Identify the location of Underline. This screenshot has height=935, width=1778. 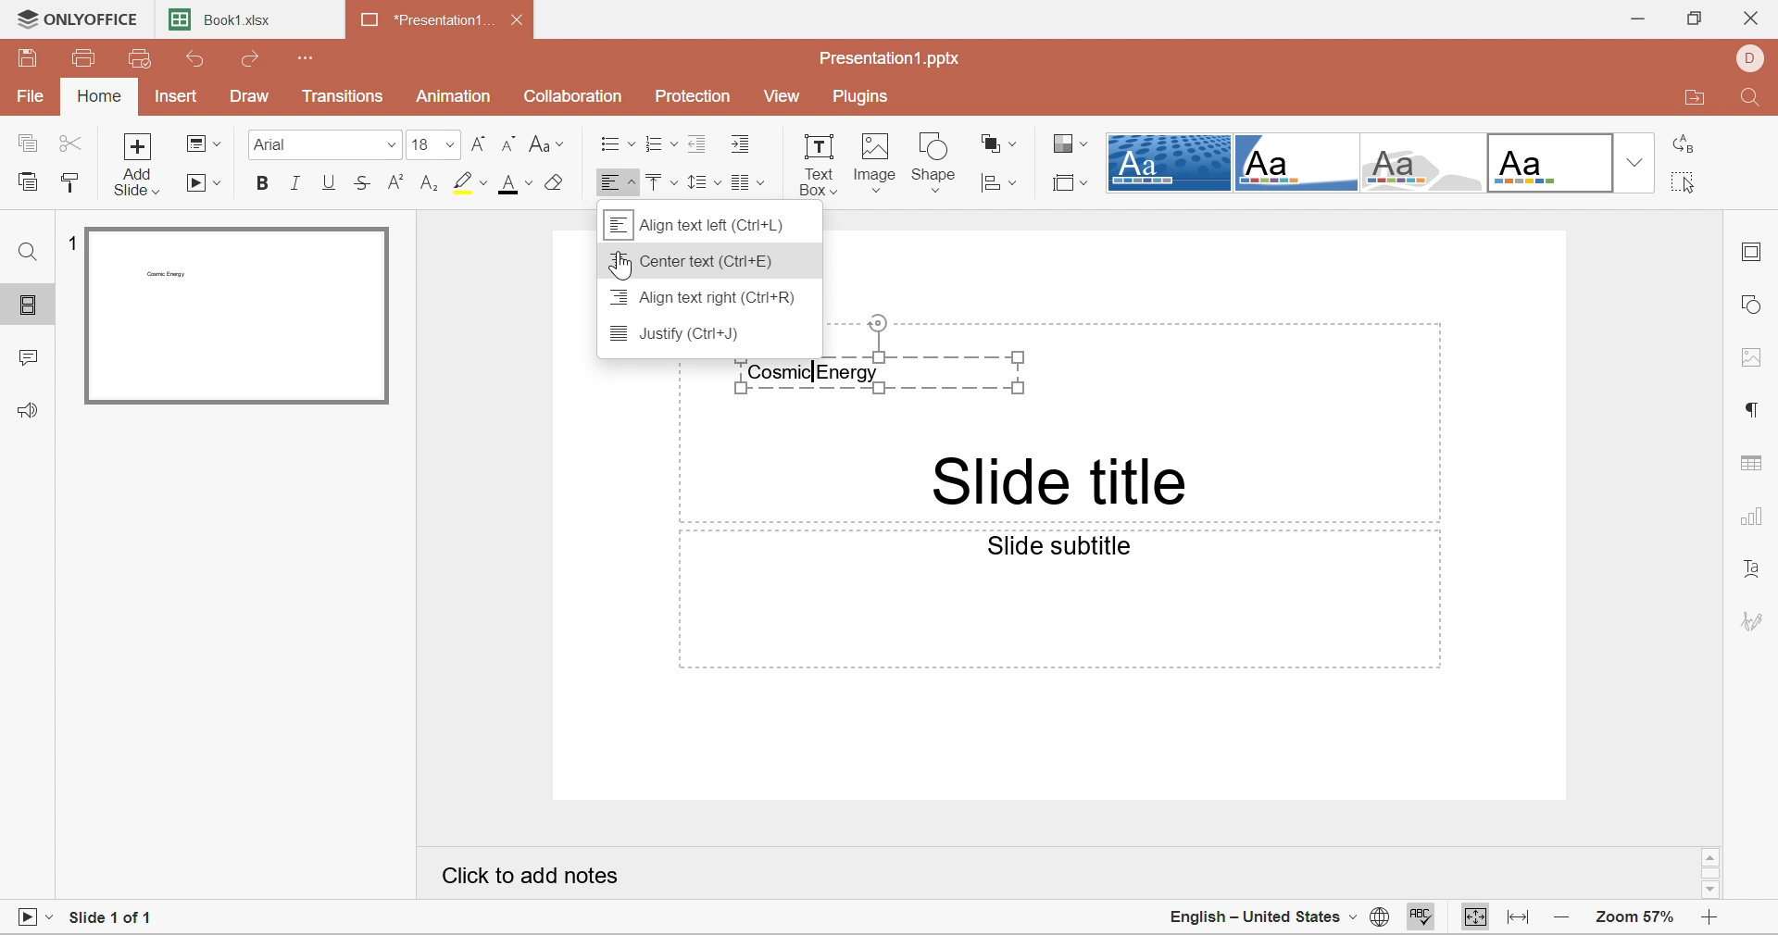
(329, 183).